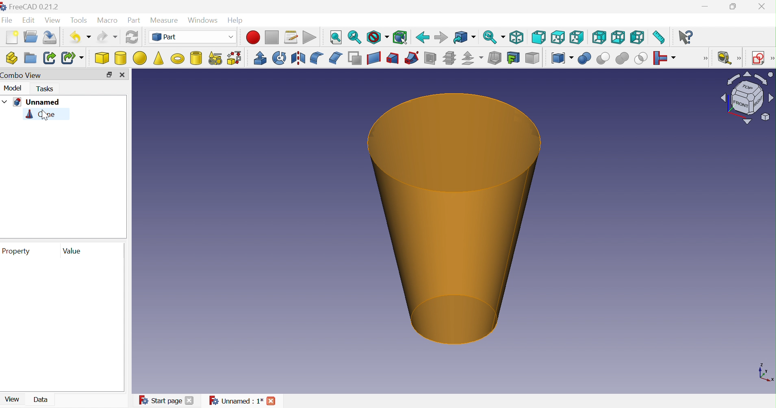 The width and height of the screenshot is (776, 408). What do you see at coordinates (454, 218) in the screenshot?
I see `Cone (FreeCAD Design)` at bounding box center [454, 218].